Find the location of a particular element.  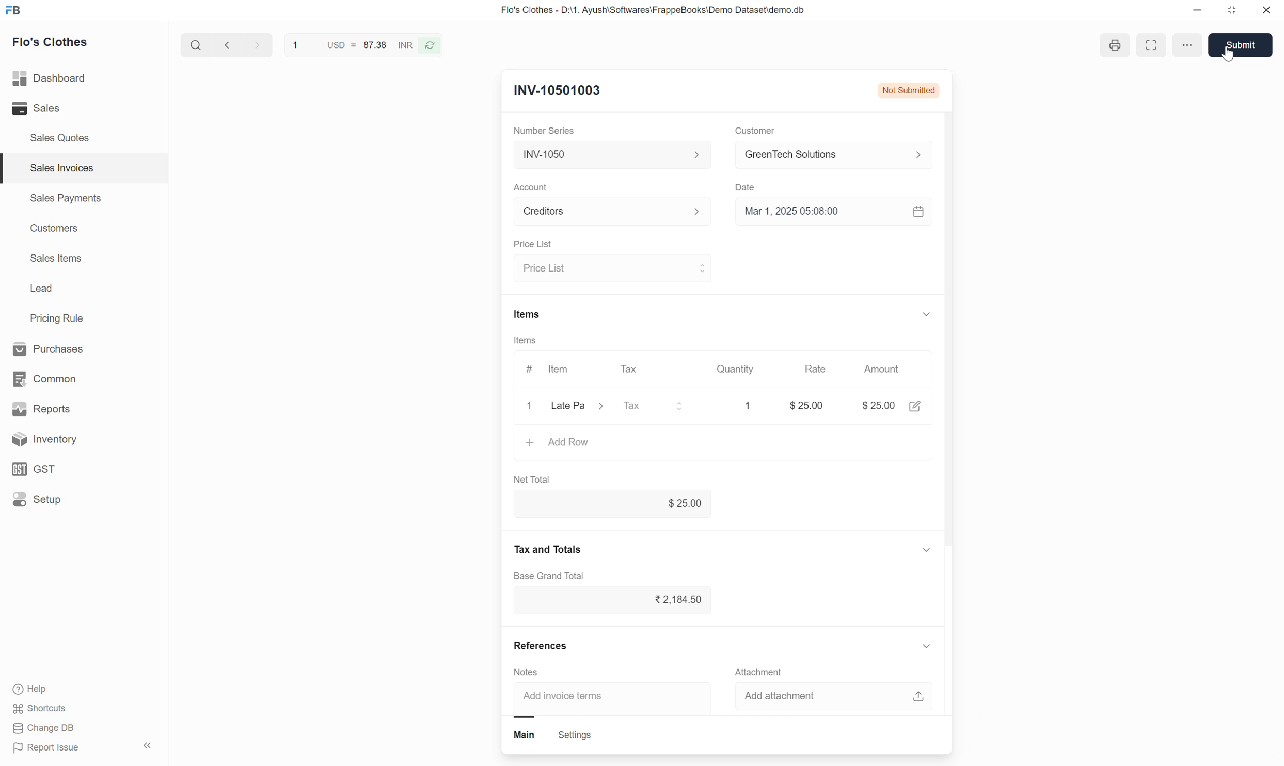

more options is located at coordinates (1184, 44).